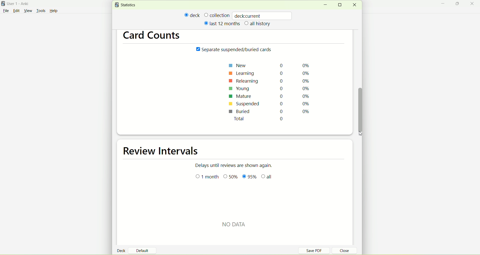  Describe the element at coordinates (235, 50) in the screenshot. I see `Separate suspended/buried cards` at that location.